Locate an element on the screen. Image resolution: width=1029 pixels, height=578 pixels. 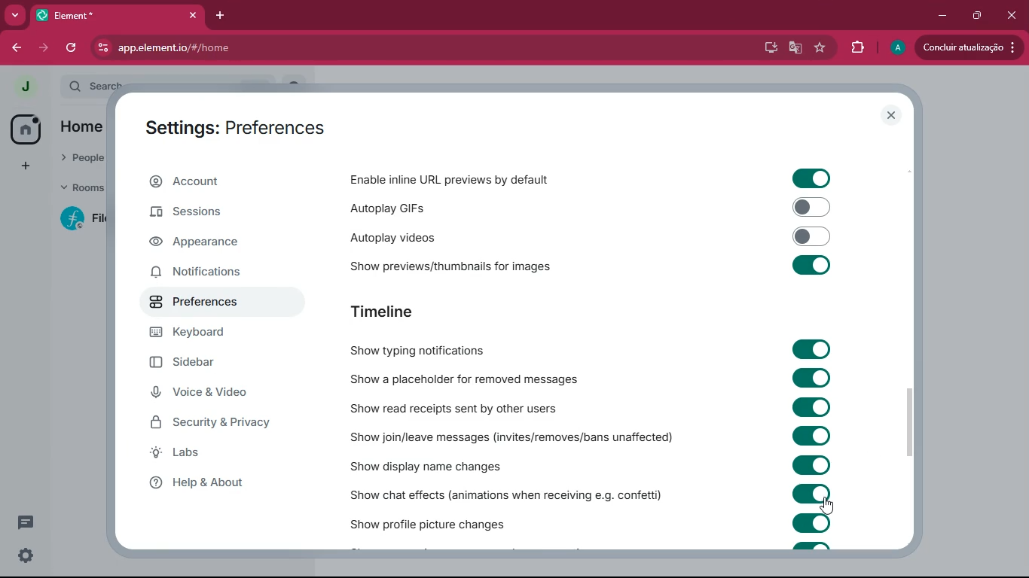
show previews/thumbnails for images is located at coordinates (464, 263).